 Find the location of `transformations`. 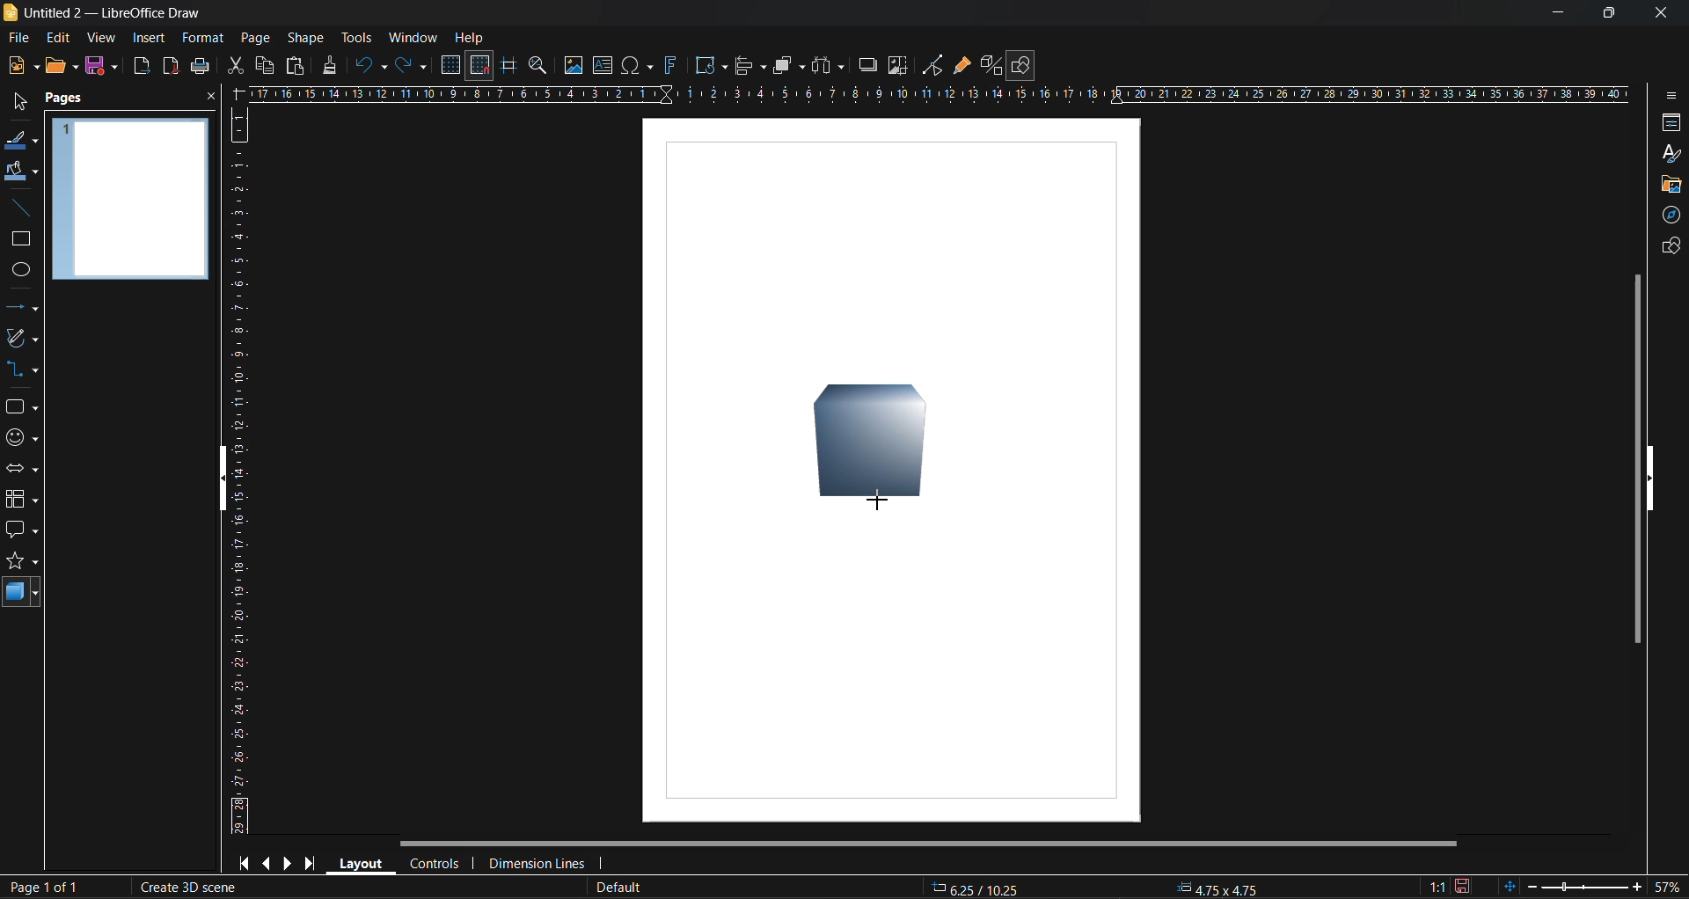

transformations is located at coordinates (713, 66).